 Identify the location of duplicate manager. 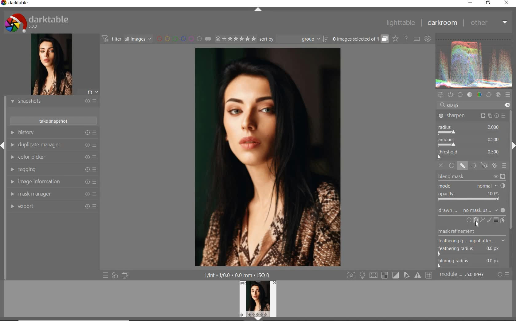
(53, 144).